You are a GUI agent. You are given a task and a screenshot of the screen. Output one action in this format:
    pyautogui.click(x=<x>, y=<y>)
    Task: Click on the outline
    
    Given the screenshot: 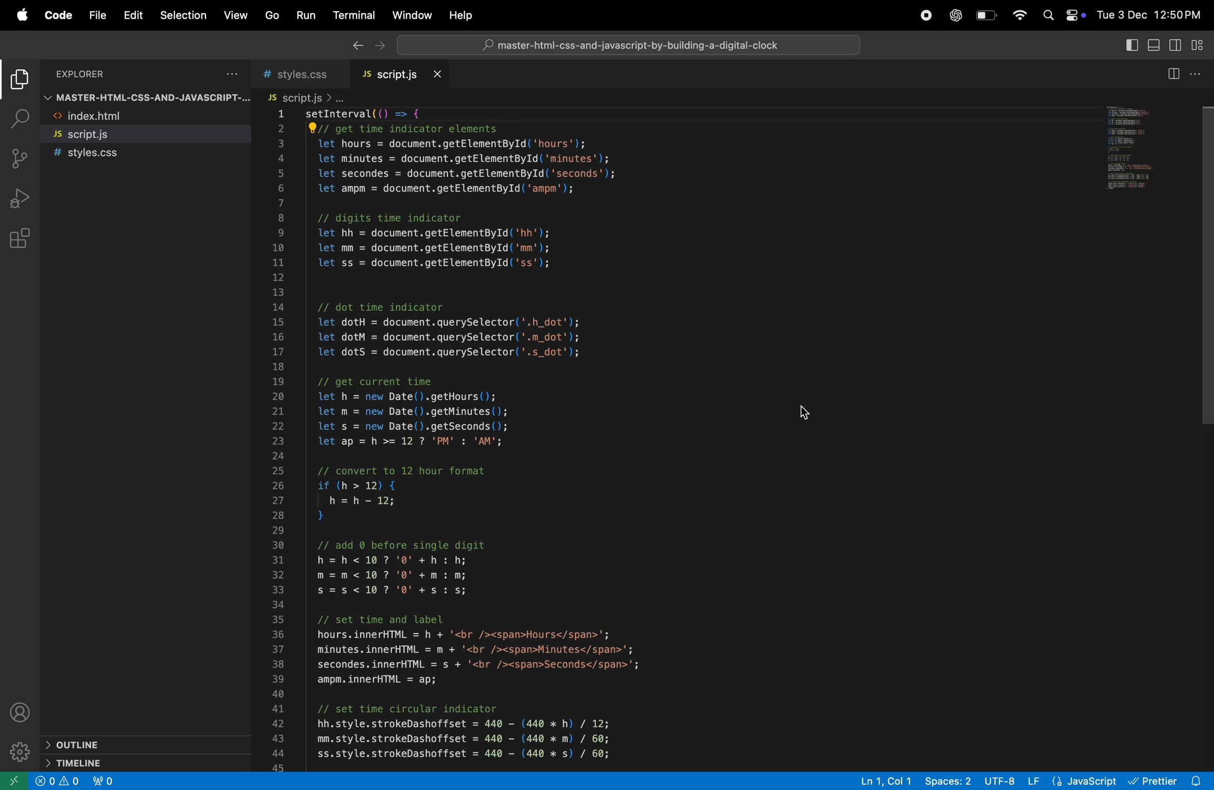 What is the action you would take?
    pyautogui.click(x=135, y=744)
    